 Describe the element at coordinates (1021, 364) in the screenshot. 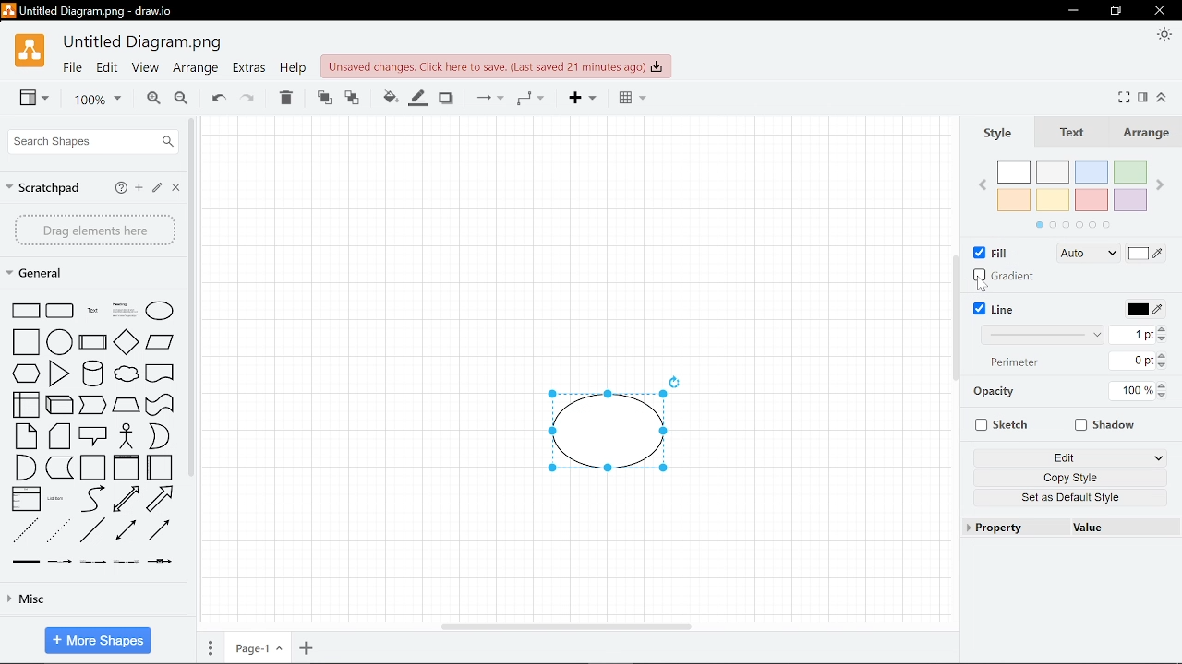

I see `Perimeter` at that location.